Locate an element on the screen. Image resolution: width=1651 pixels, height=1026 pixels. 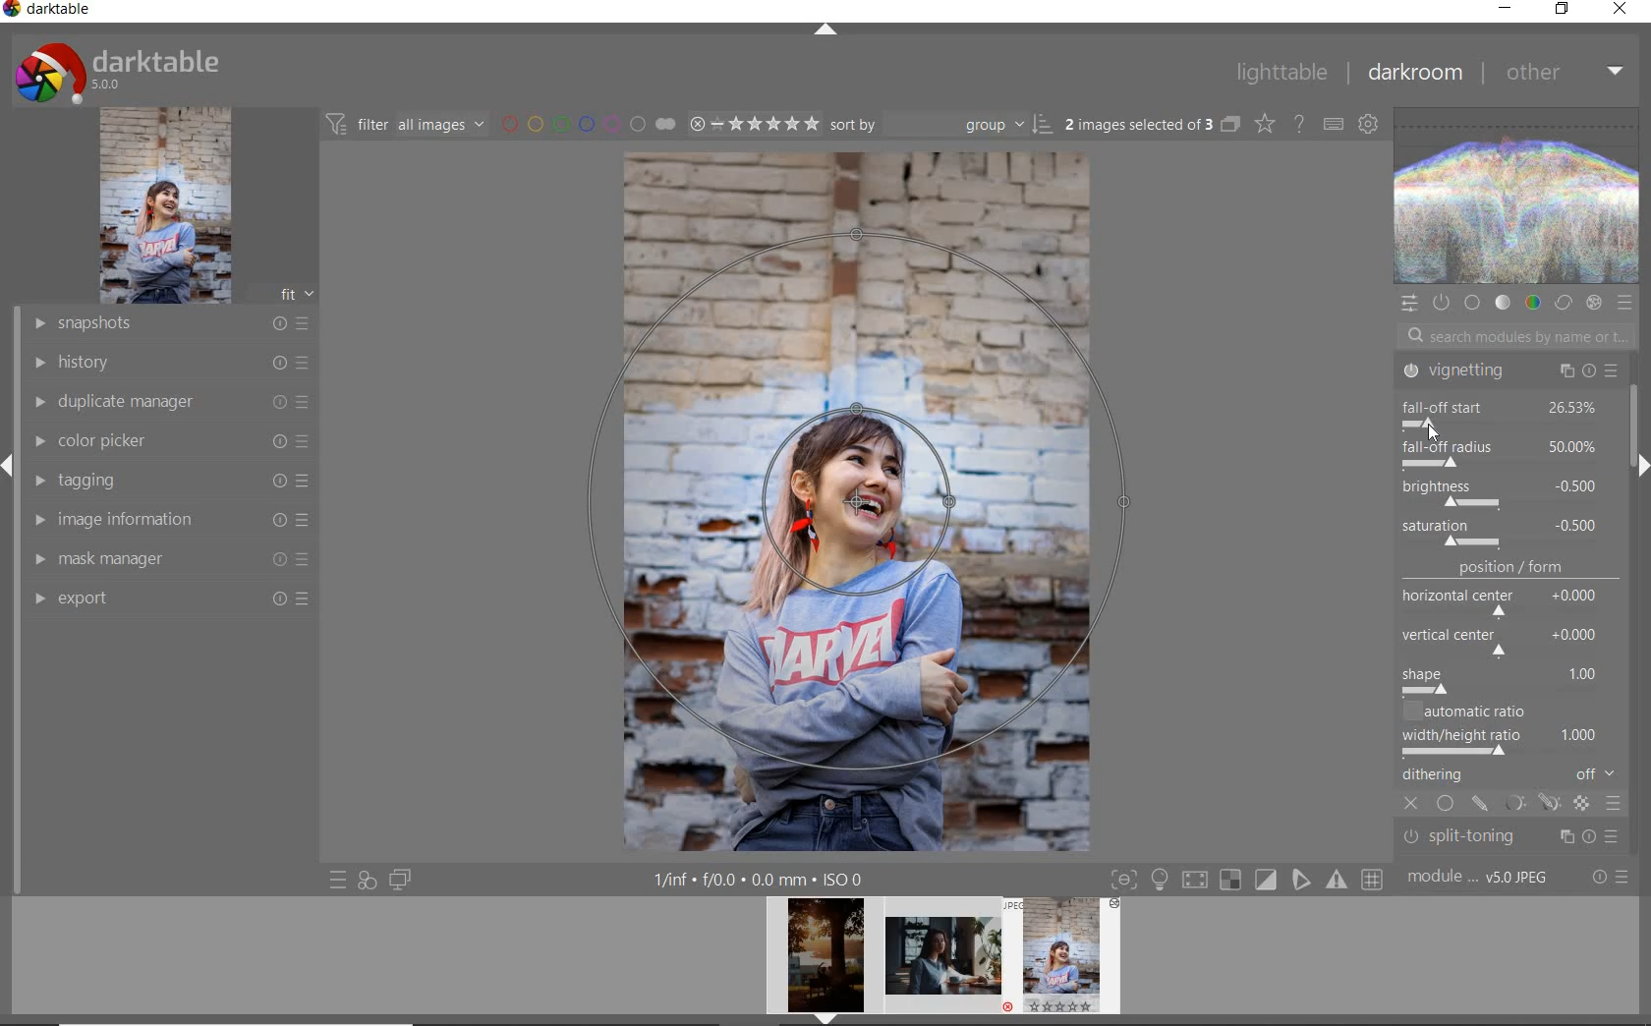
saturation is located at coordinates (1504, 533).